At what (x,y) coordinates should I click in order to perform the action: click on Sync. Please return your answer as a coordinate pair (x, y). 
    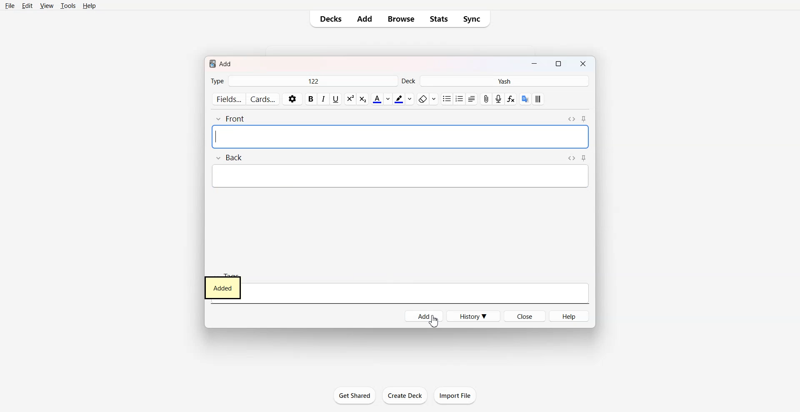
    Looking at the image, I should click on (474, 19).